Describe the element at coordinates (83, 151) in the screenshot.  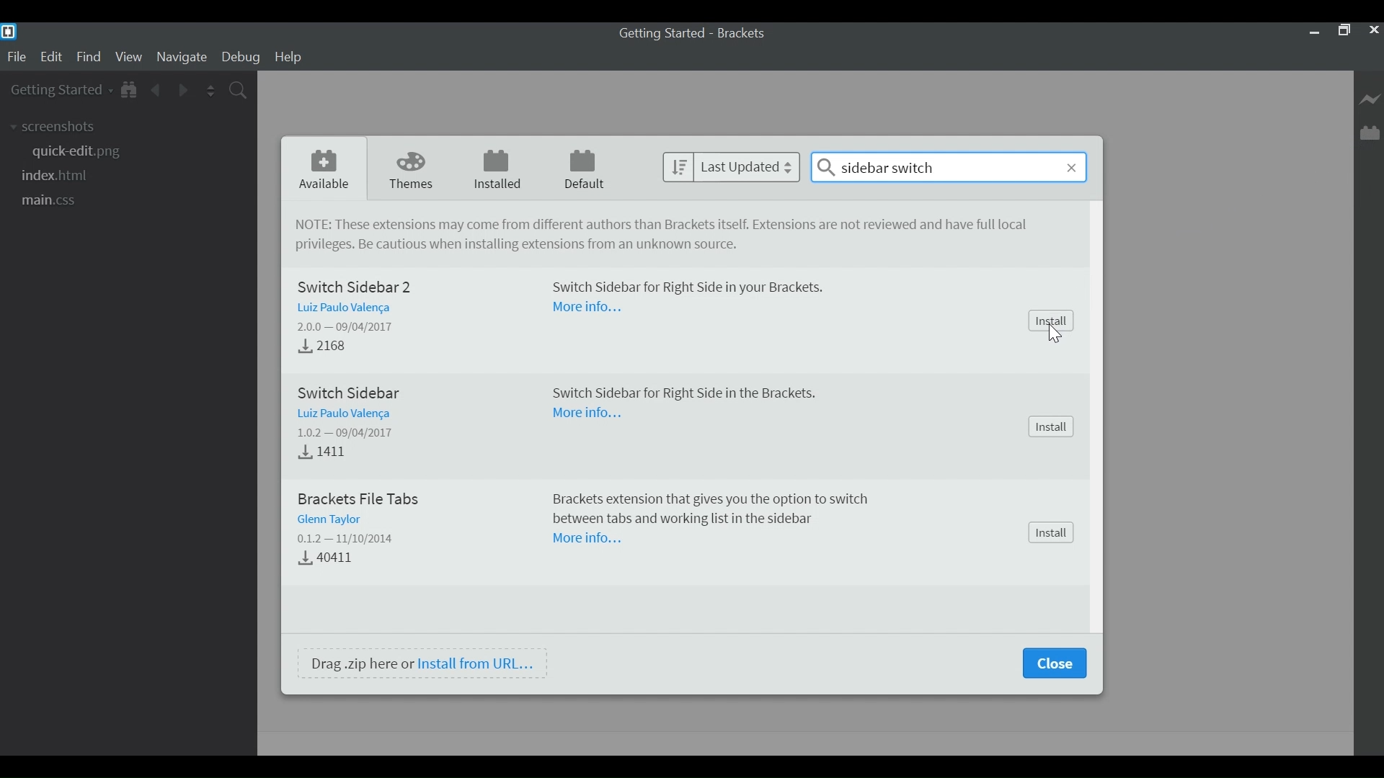
I see `quick-edit.png` at that location.